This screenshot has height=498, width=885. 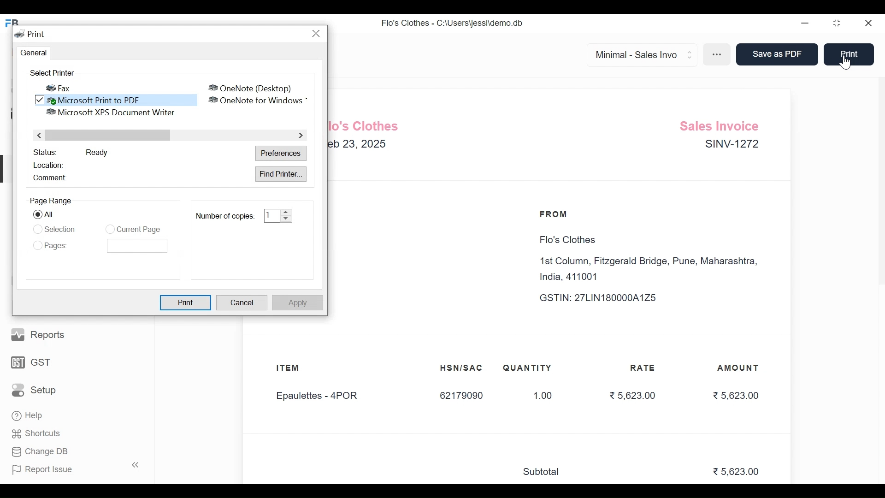 I want to click on 1.00, so click(x=538, y=396).